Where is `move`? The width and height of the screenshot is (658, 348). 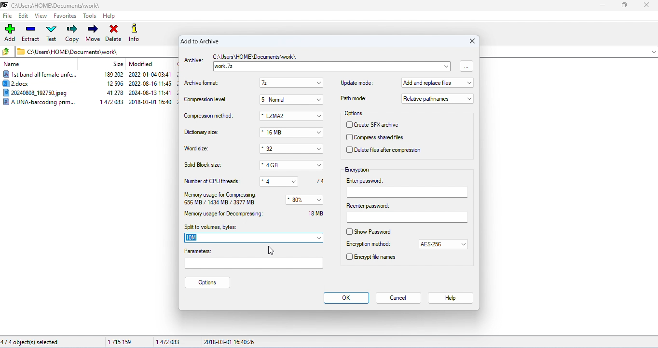
move is located at coordinates (93, 33).